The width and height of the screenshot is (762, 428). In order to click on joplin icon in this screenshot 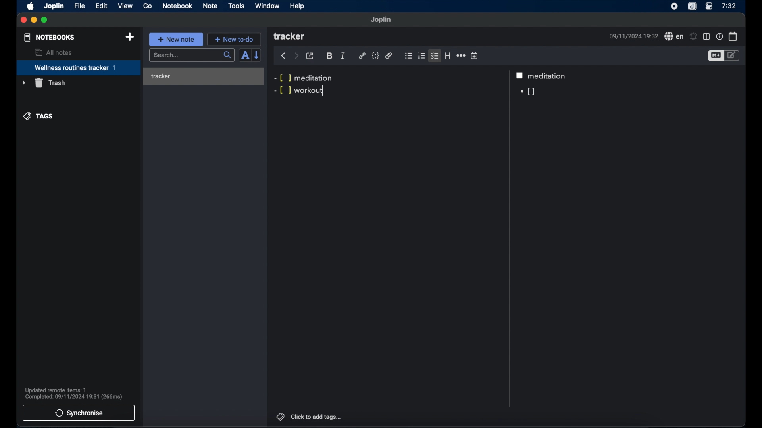, I will do `click(693, 6)`.